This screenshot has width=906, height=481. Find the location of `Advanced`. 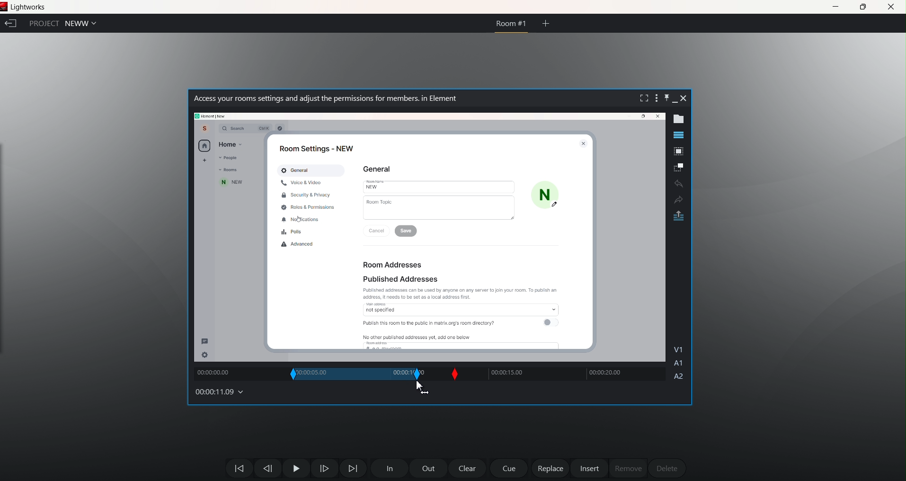

Advanced is located at coordinates (300, 244).